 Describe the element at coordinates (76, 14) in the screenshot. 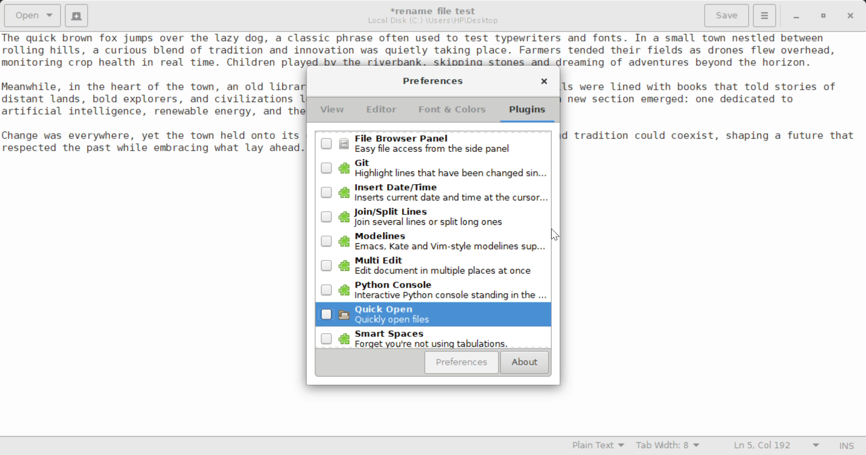

I see `Create New Document` at that location.